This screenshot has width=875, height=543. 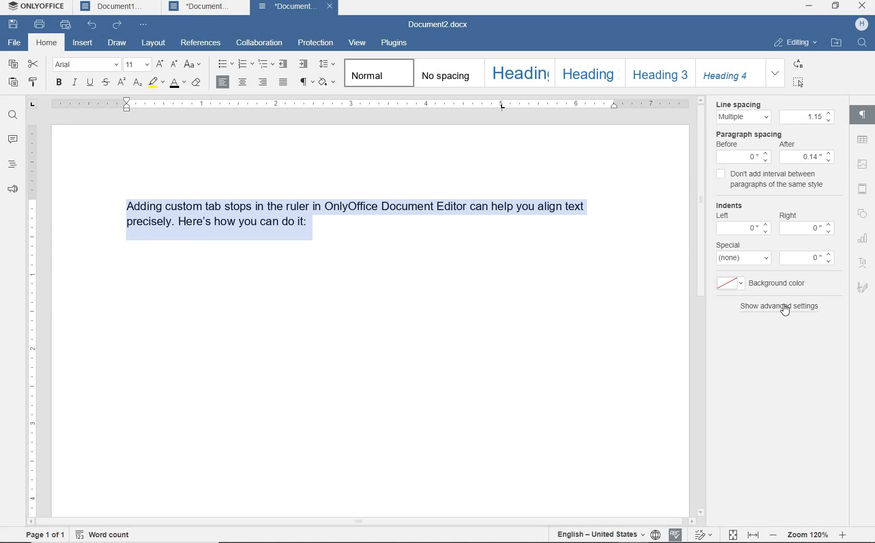 I want to click on print, so click(x=40, y=24).